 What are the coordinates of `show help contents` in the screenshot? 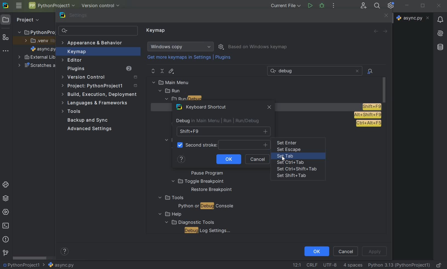 It's located at (65, 252).